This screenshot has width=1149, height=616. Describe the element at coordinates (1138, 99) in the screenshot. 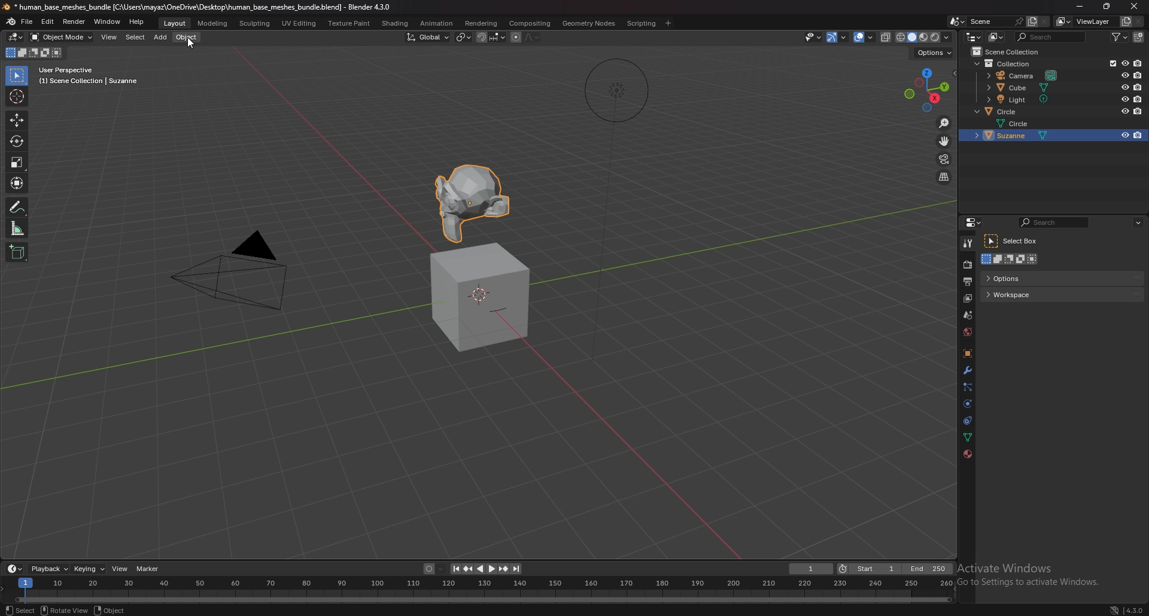

I see `disable in renders` at that location.